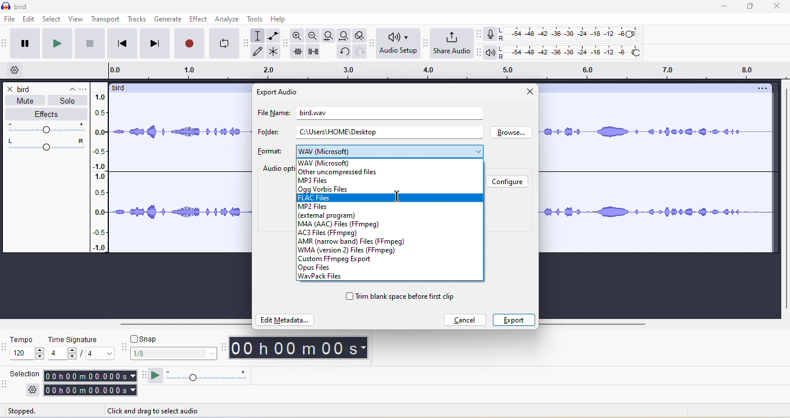 The image size is (790, 418). I want to click on external program, so click(326, 215).